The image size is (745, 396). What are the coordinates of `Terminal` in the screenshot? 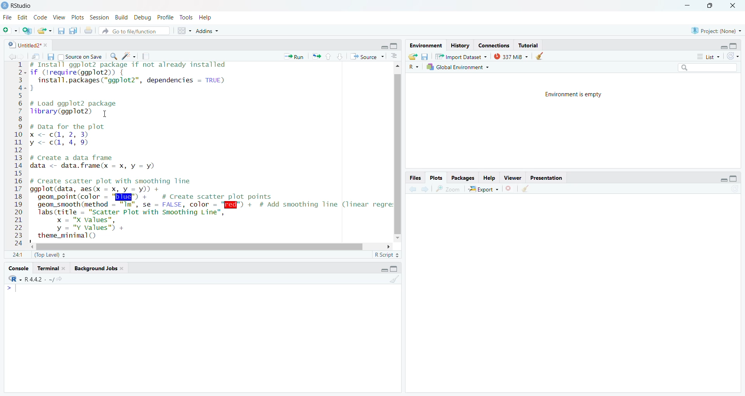 It's located at (52, 268).